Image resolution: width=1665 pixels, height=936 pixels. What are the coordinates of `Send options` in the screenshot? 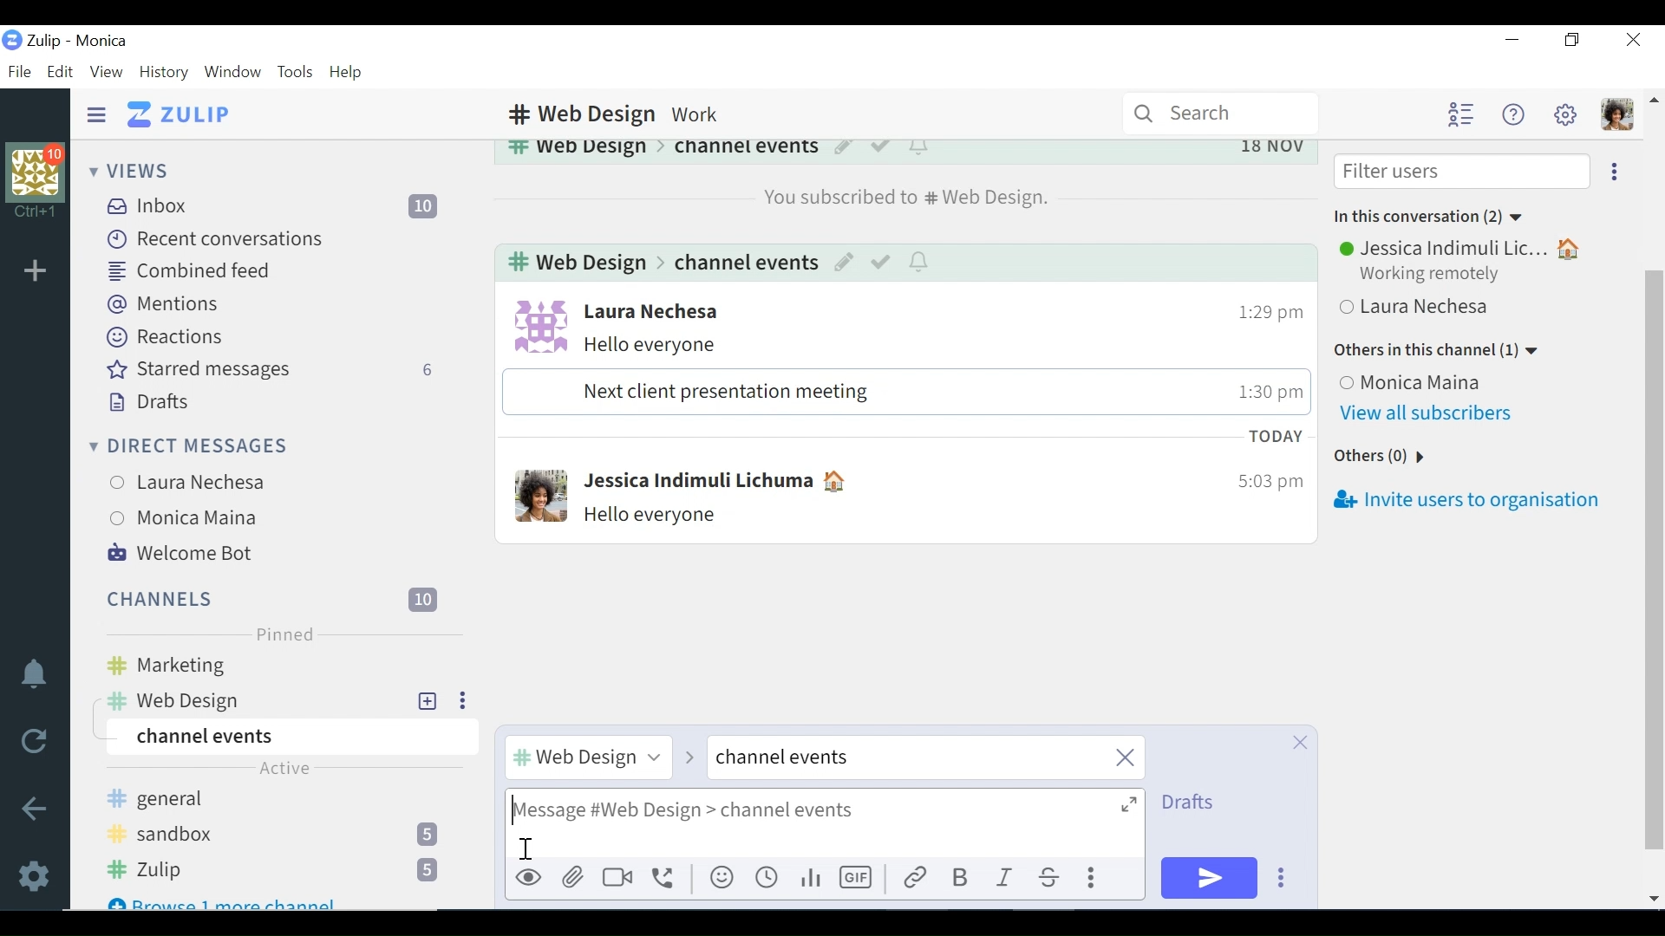 It's located at (1282, 878).